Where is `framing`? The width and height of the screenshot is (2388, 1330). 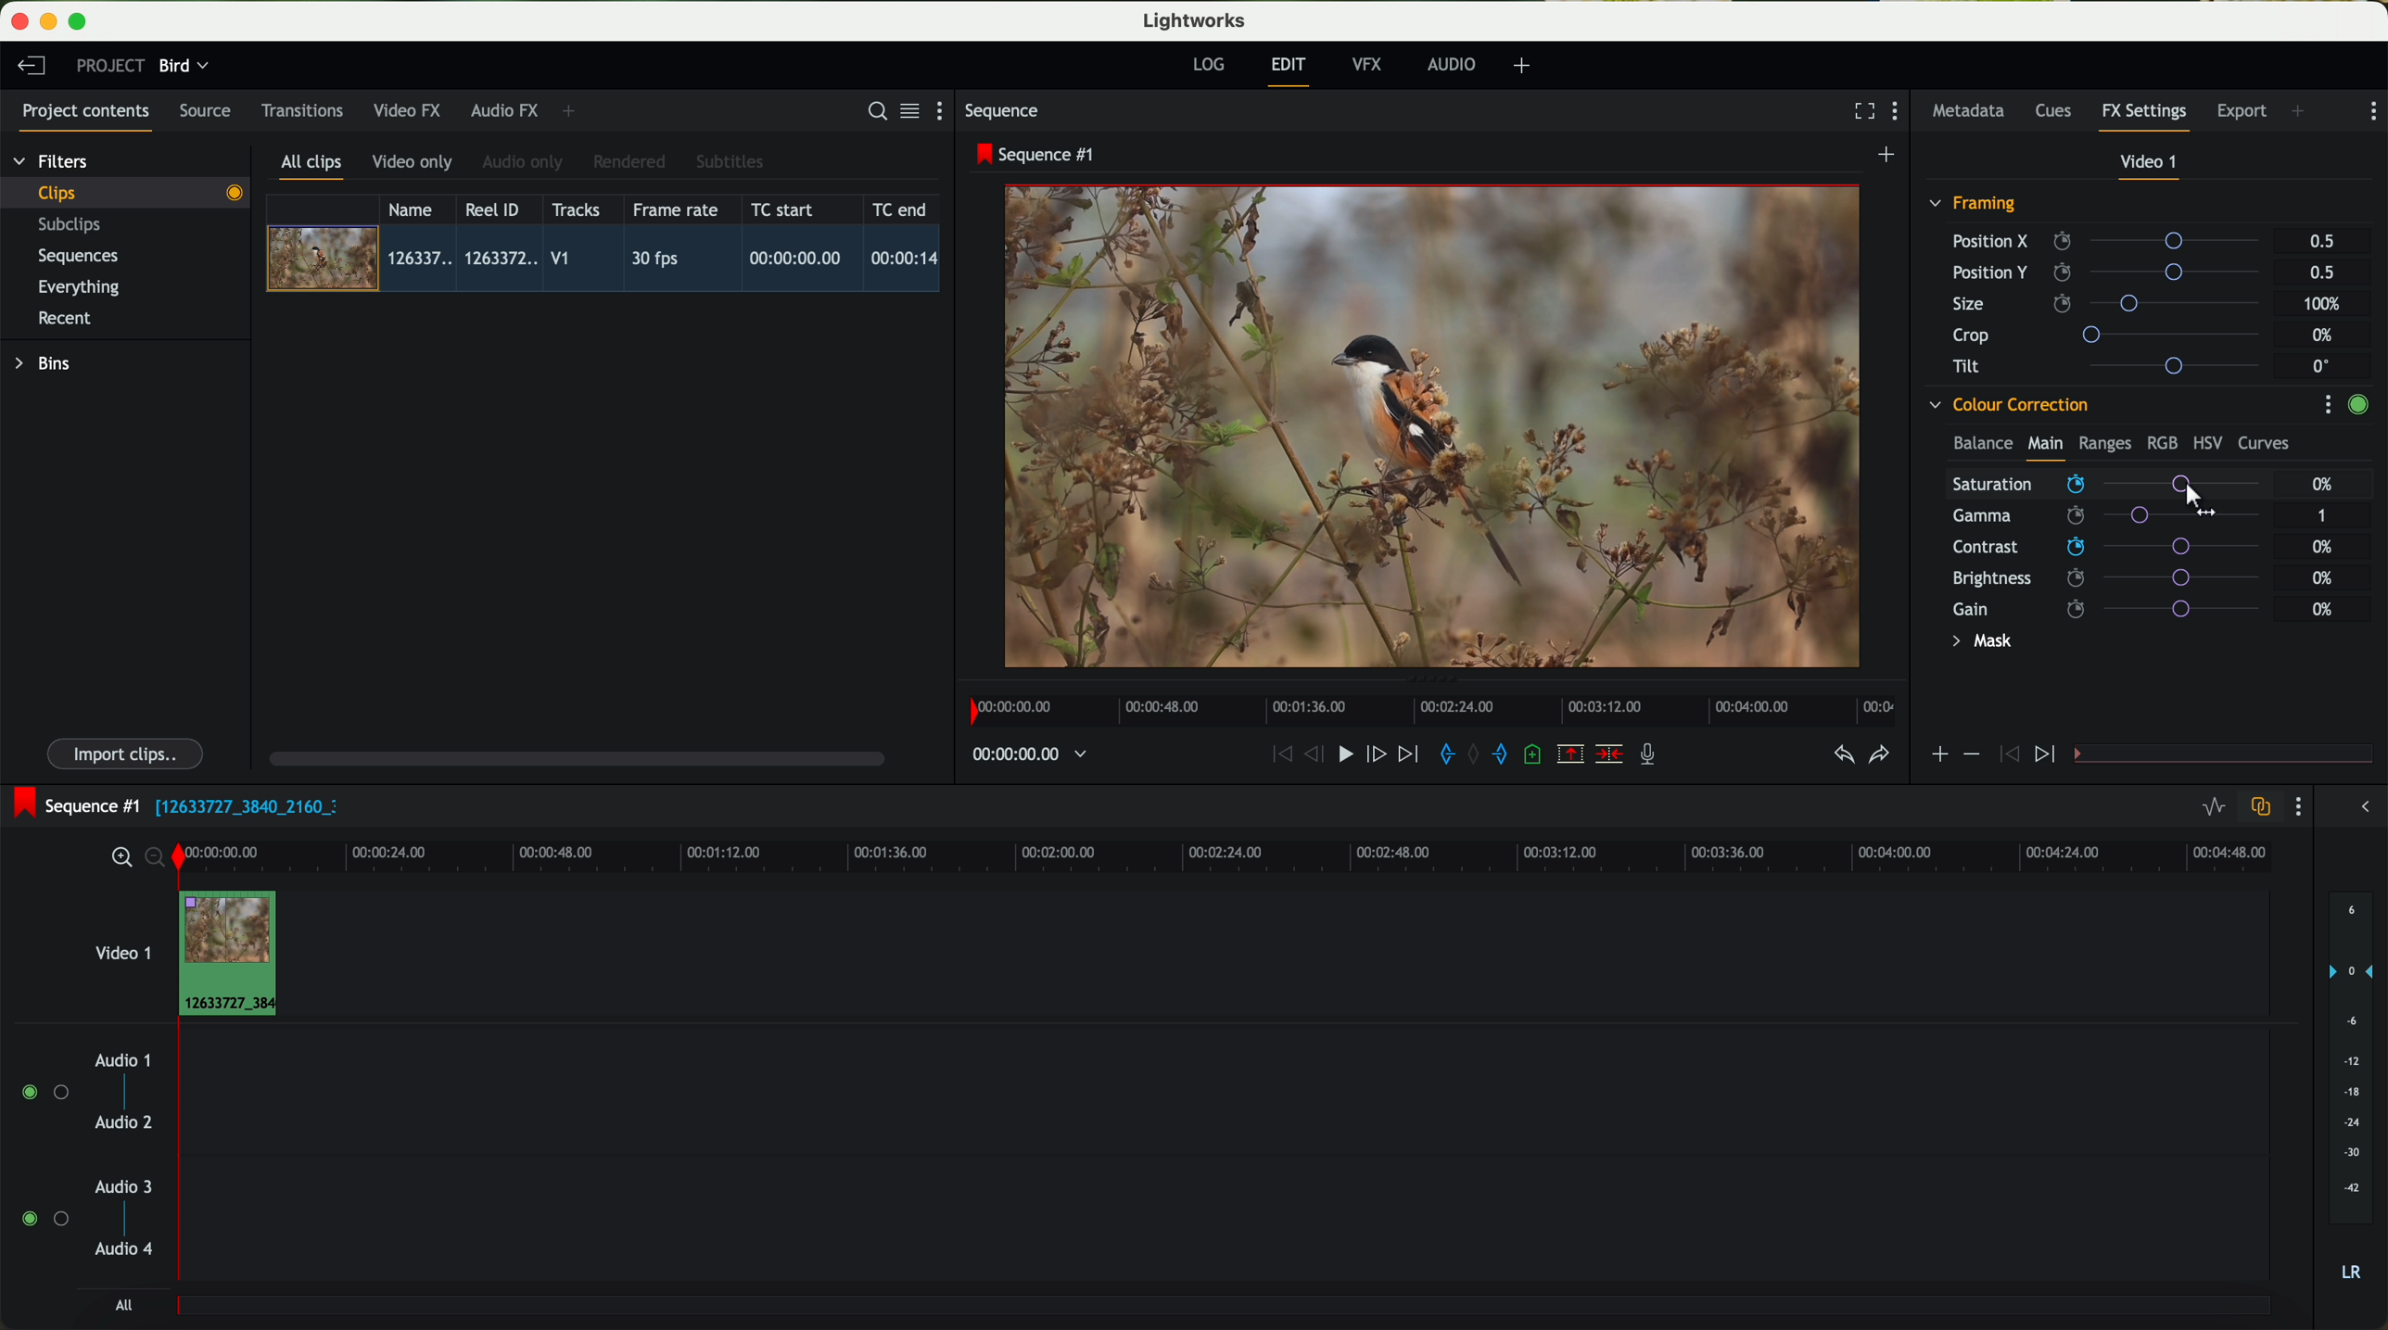
framing is located at coordinates (1974, 206).